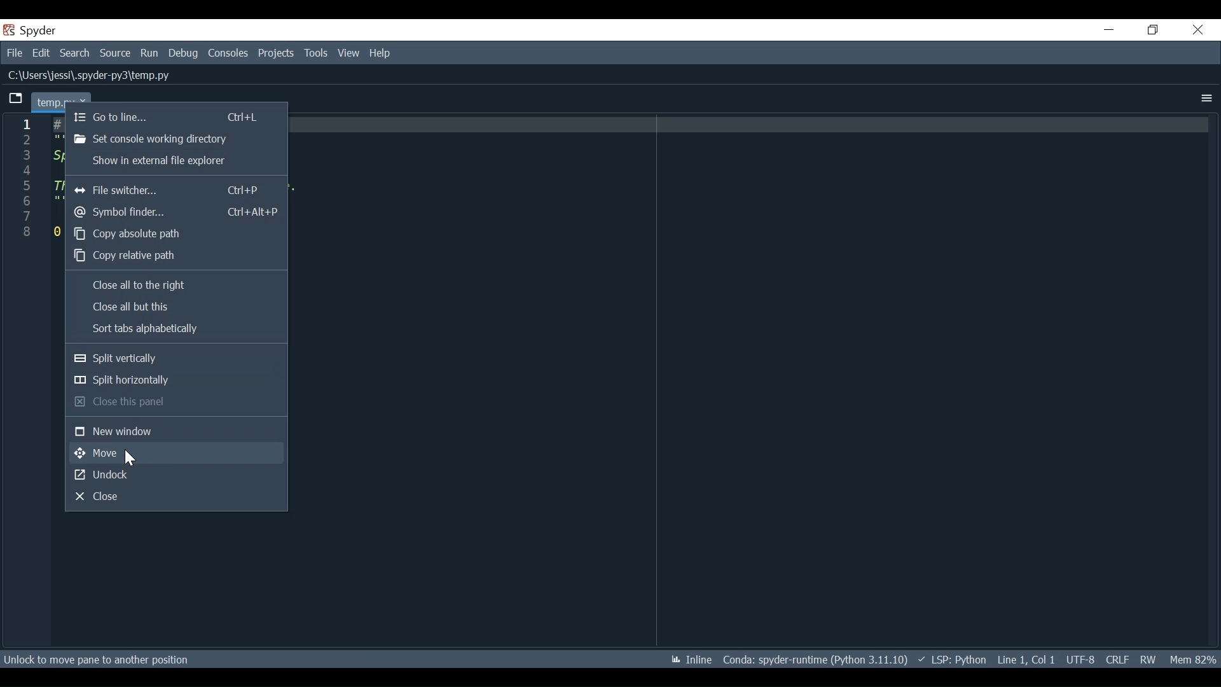 The height and width of the screenshot is (687, 1221). What do you see at coordinates (177, 380) in the screenshot?
I see `Split horizontally` at bounding box center [177, 380].